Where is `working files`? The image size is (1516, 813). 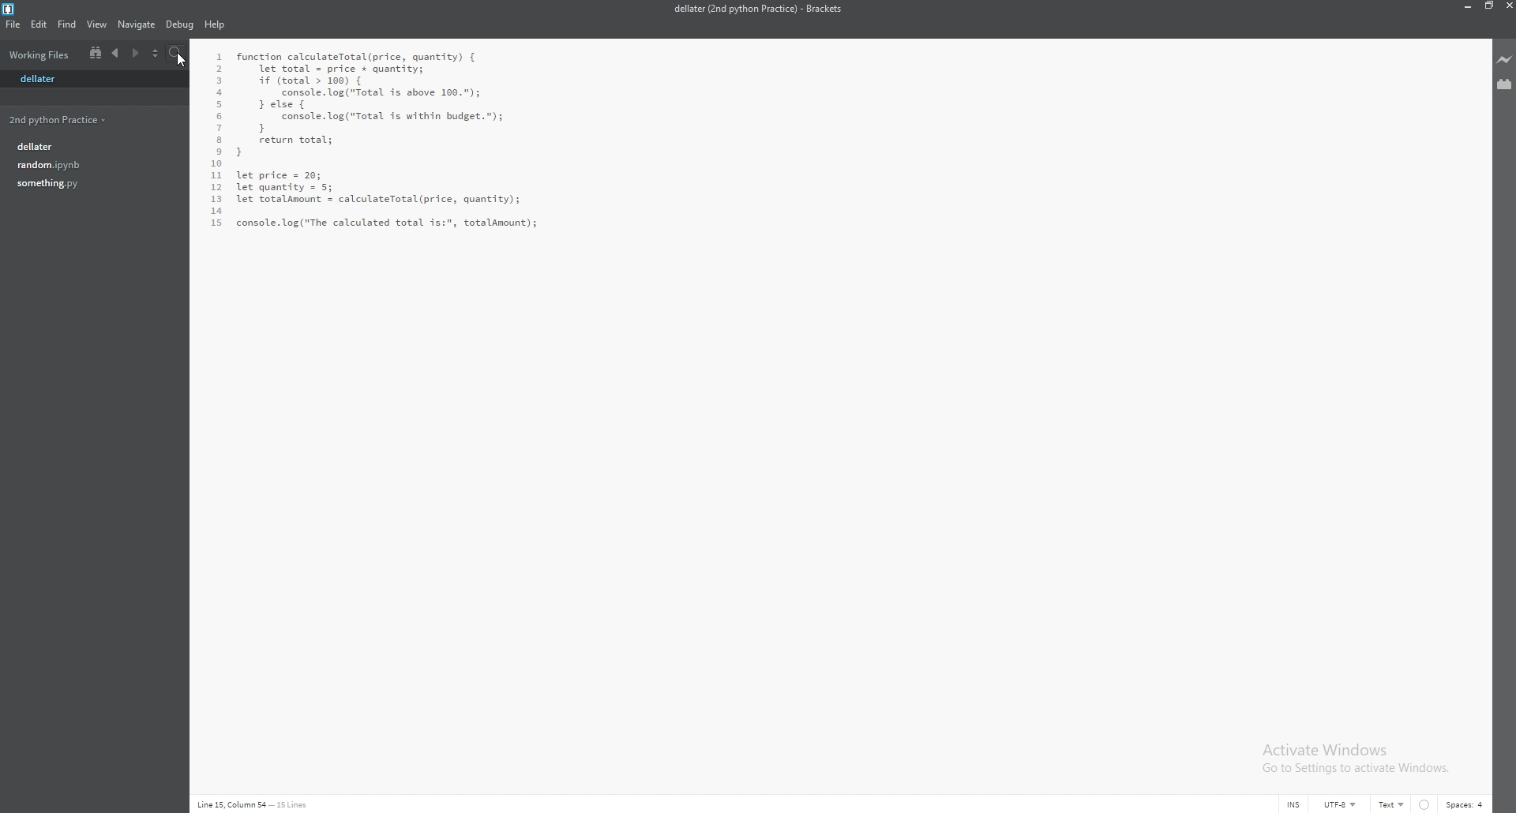 working files is located at coordinates (39, 54).